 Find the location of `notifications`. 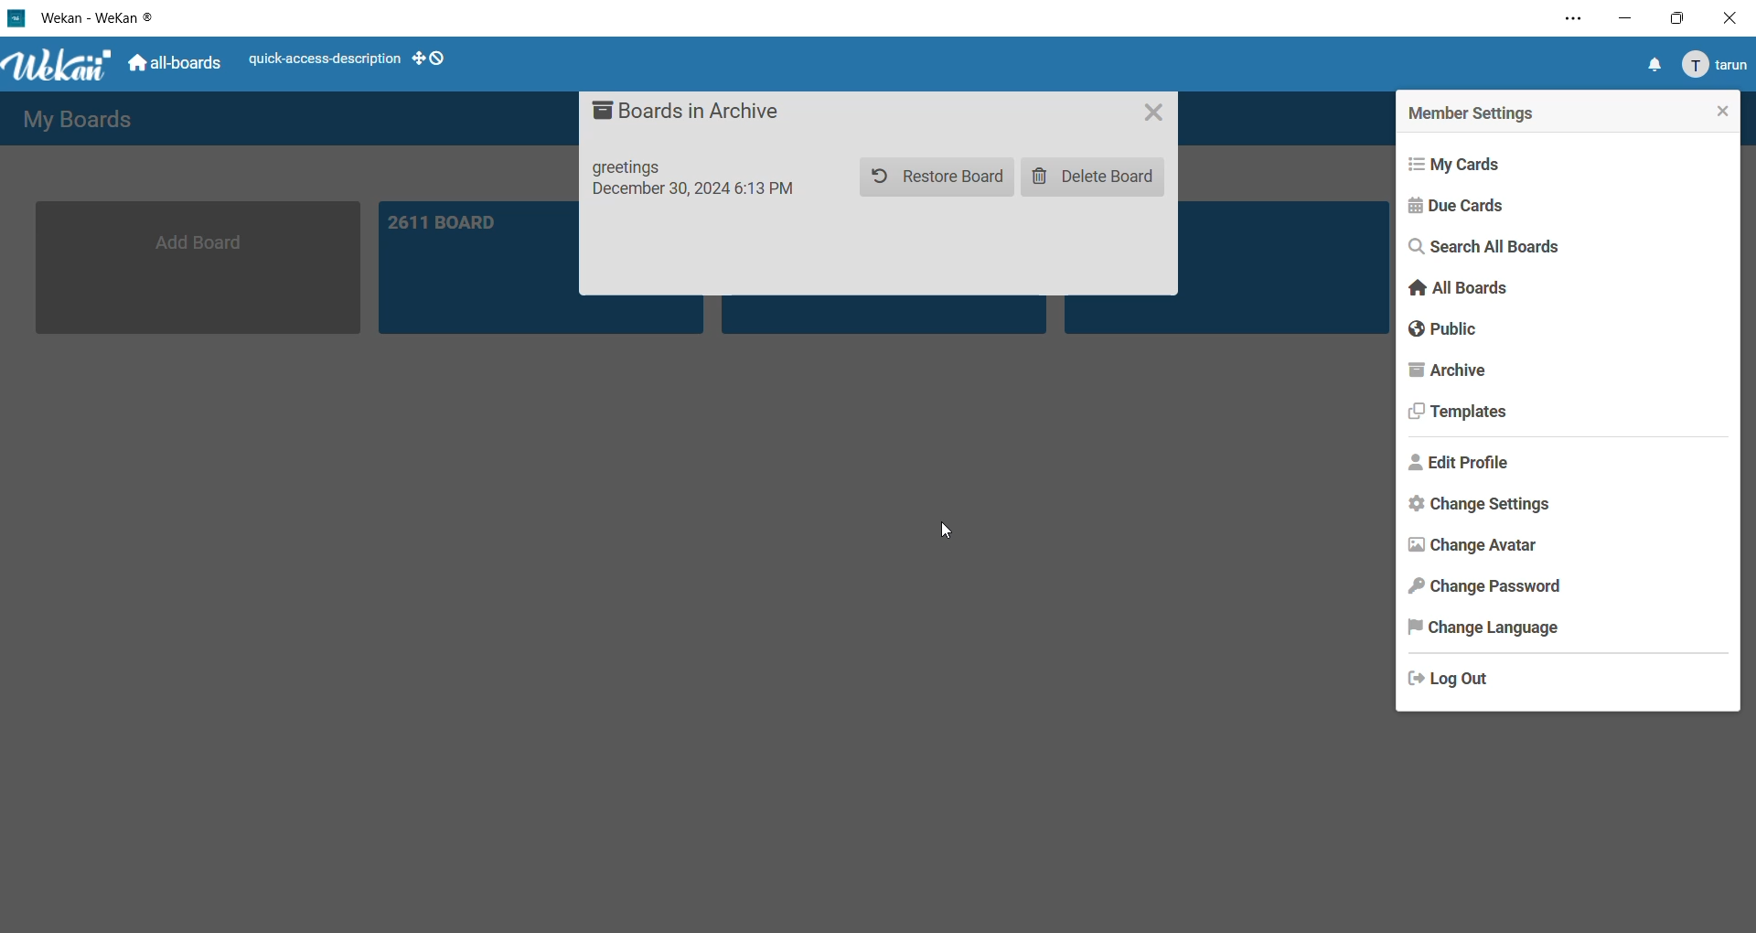

notifications is located at coordinates (1647, 64).